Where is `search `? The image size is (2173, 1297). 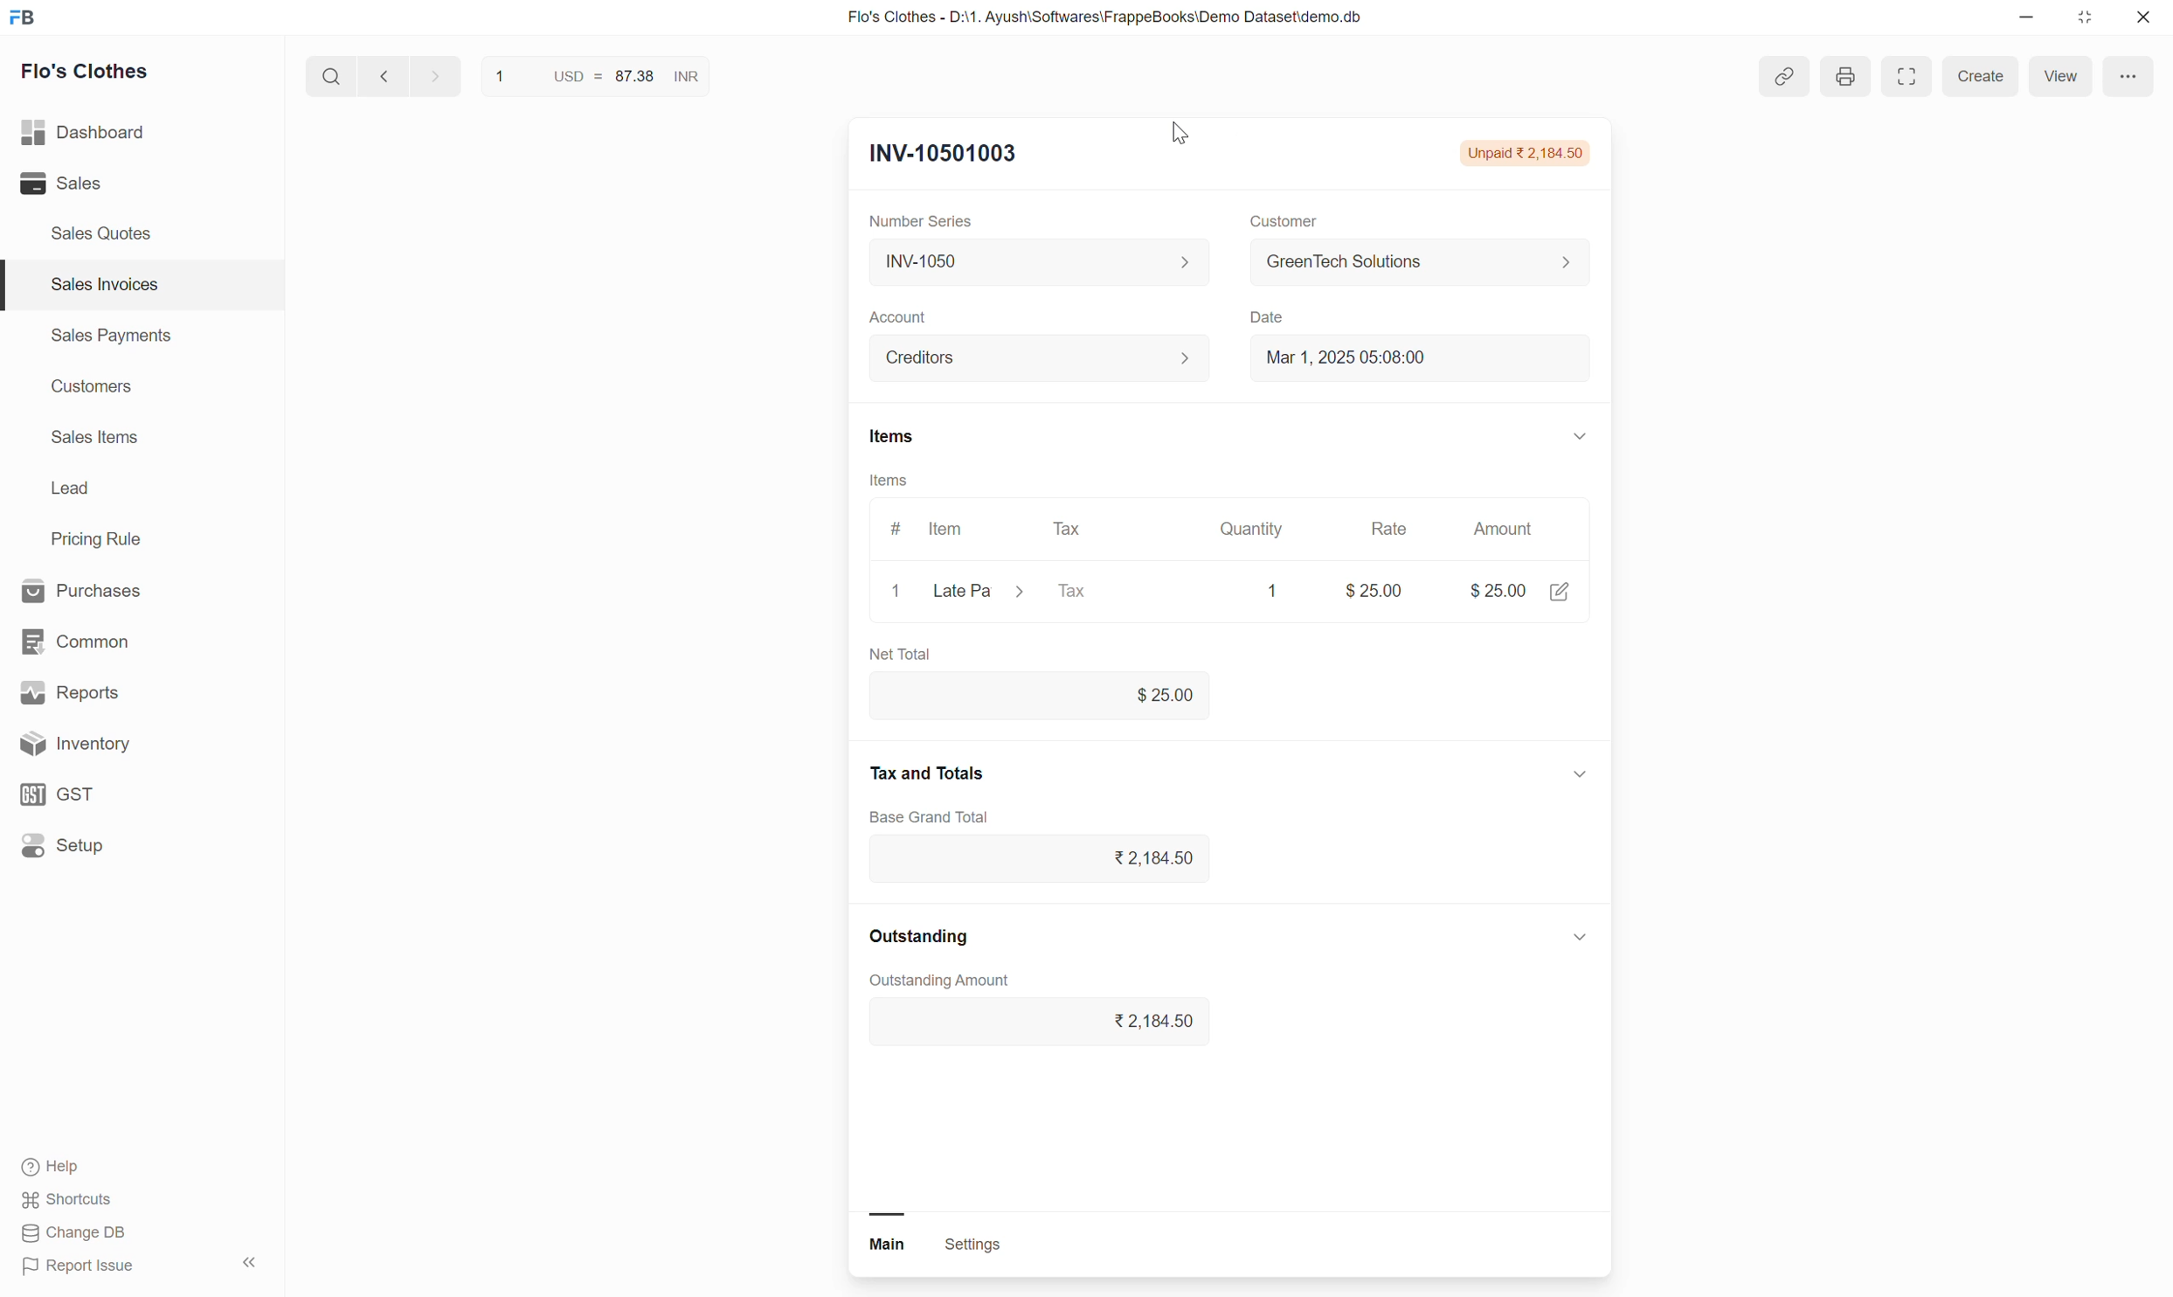
search  is located at coordinates (328, 80).